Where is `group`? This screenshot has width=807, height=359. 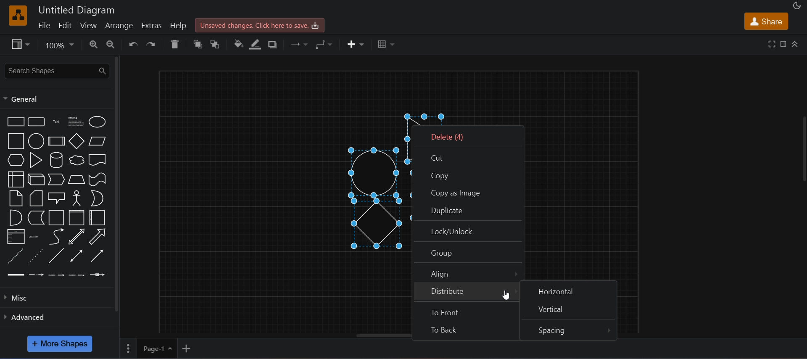 group is located at coordinates (468, 253).